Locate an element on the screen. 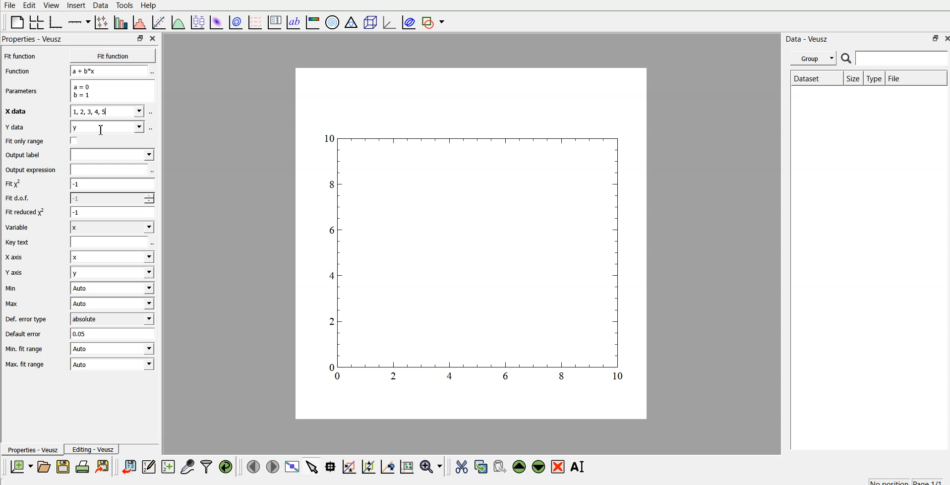 The height and width of the screenshot is (485, 950). move down the selected widget is located at coordinates (538, 467).